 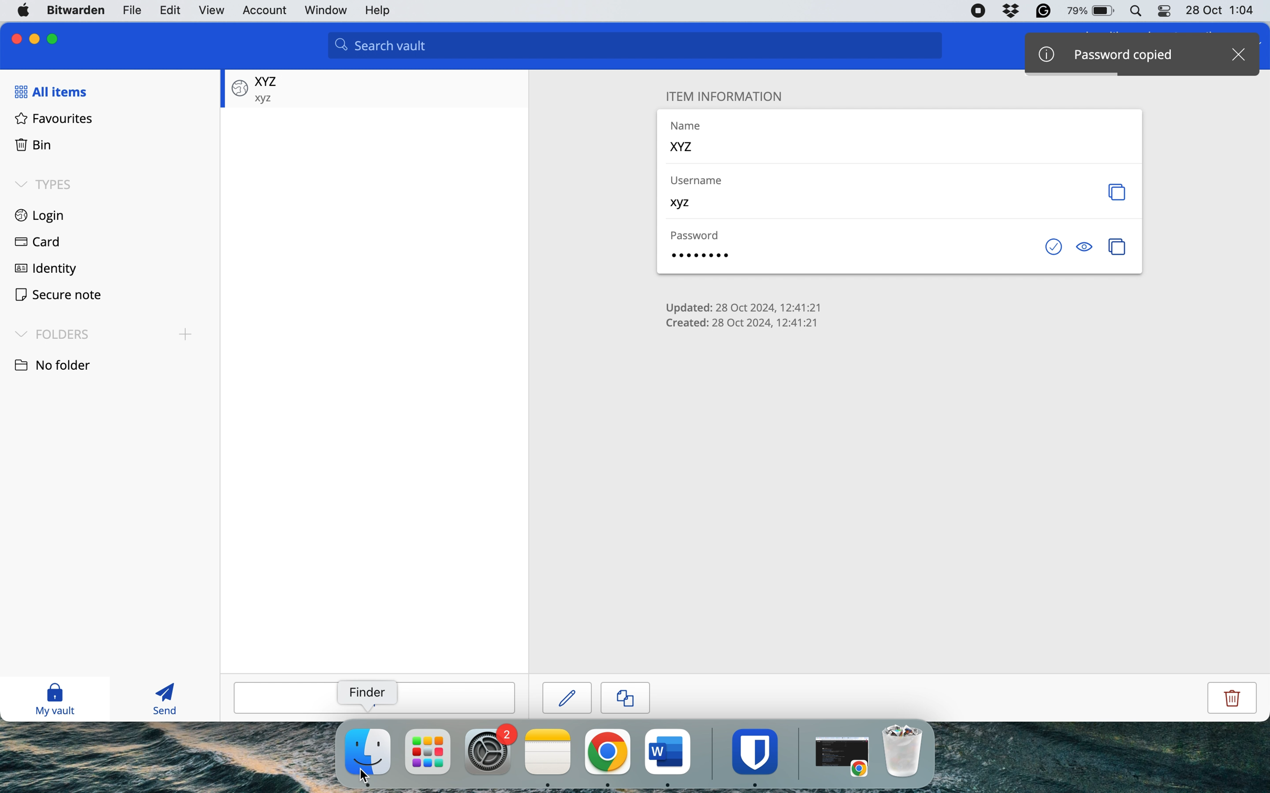 What do you see at coordinates (366, 752) in the screenshot?
I see `finder` at bounding box center [366, 752].